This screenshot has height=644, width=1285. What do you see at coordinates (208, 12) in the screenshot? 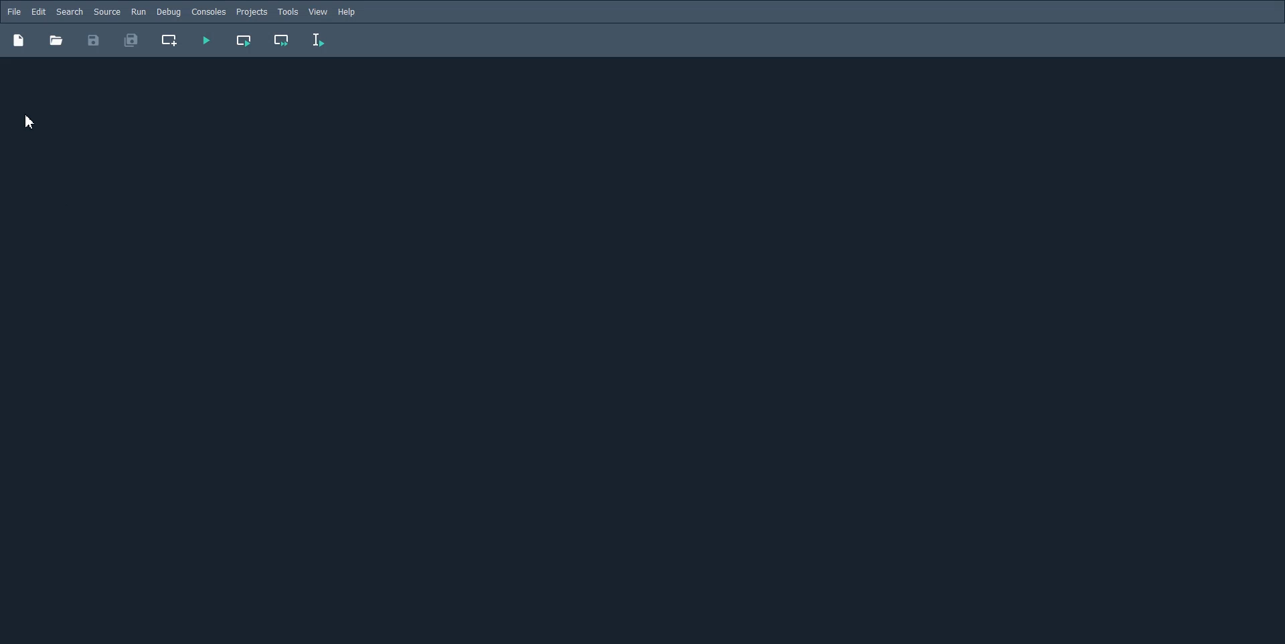
I see `Console` at bounding box center [208, 12].